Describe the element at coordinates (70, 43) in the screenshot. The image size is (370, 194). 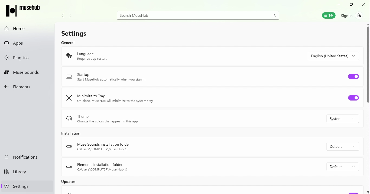
I see `General` at that location.